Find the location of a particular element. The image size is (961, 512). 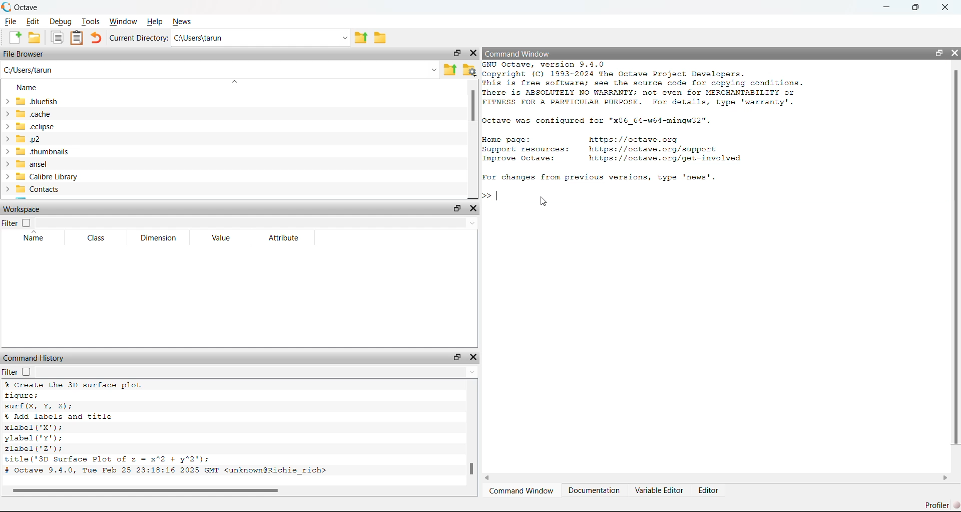

Close is located at coordinates (474, 209).